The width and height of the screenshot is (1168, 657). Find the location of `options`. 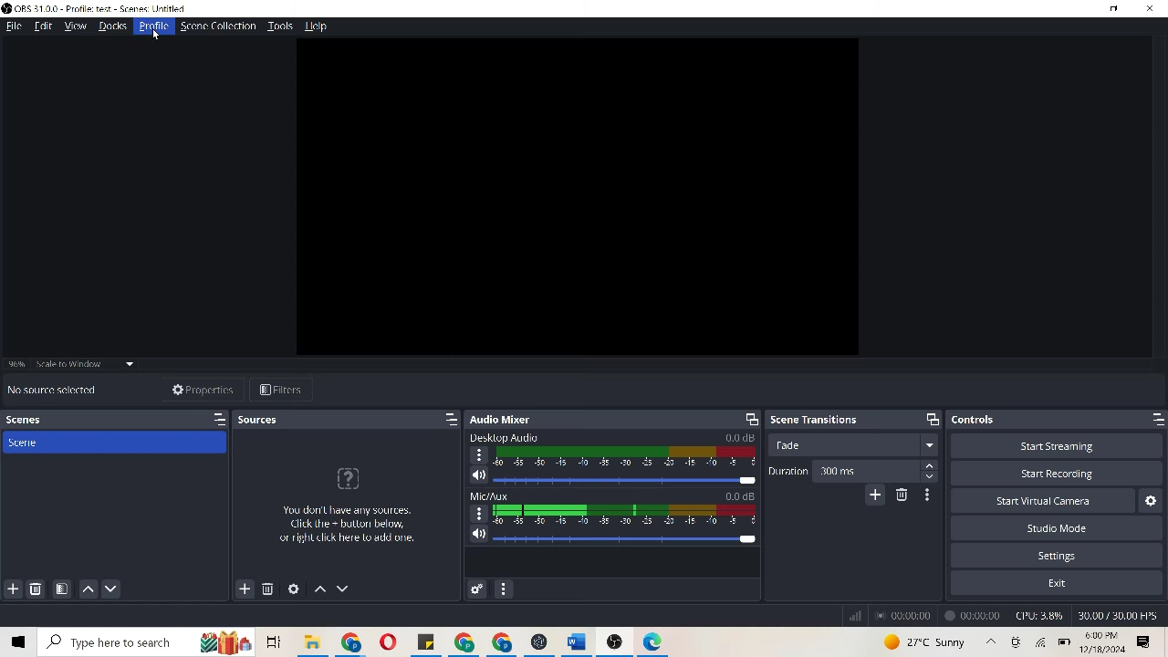

options is located at coordinates (1145, 641).